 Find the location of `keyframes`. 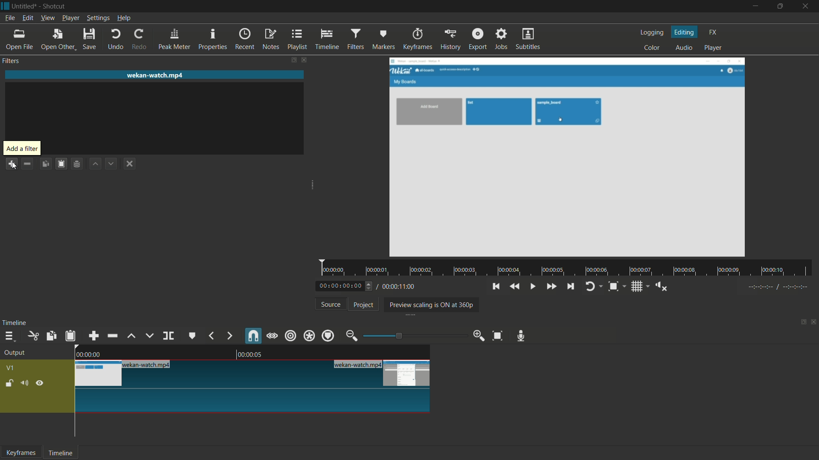

keyframes is located at coordinates (416, 39).